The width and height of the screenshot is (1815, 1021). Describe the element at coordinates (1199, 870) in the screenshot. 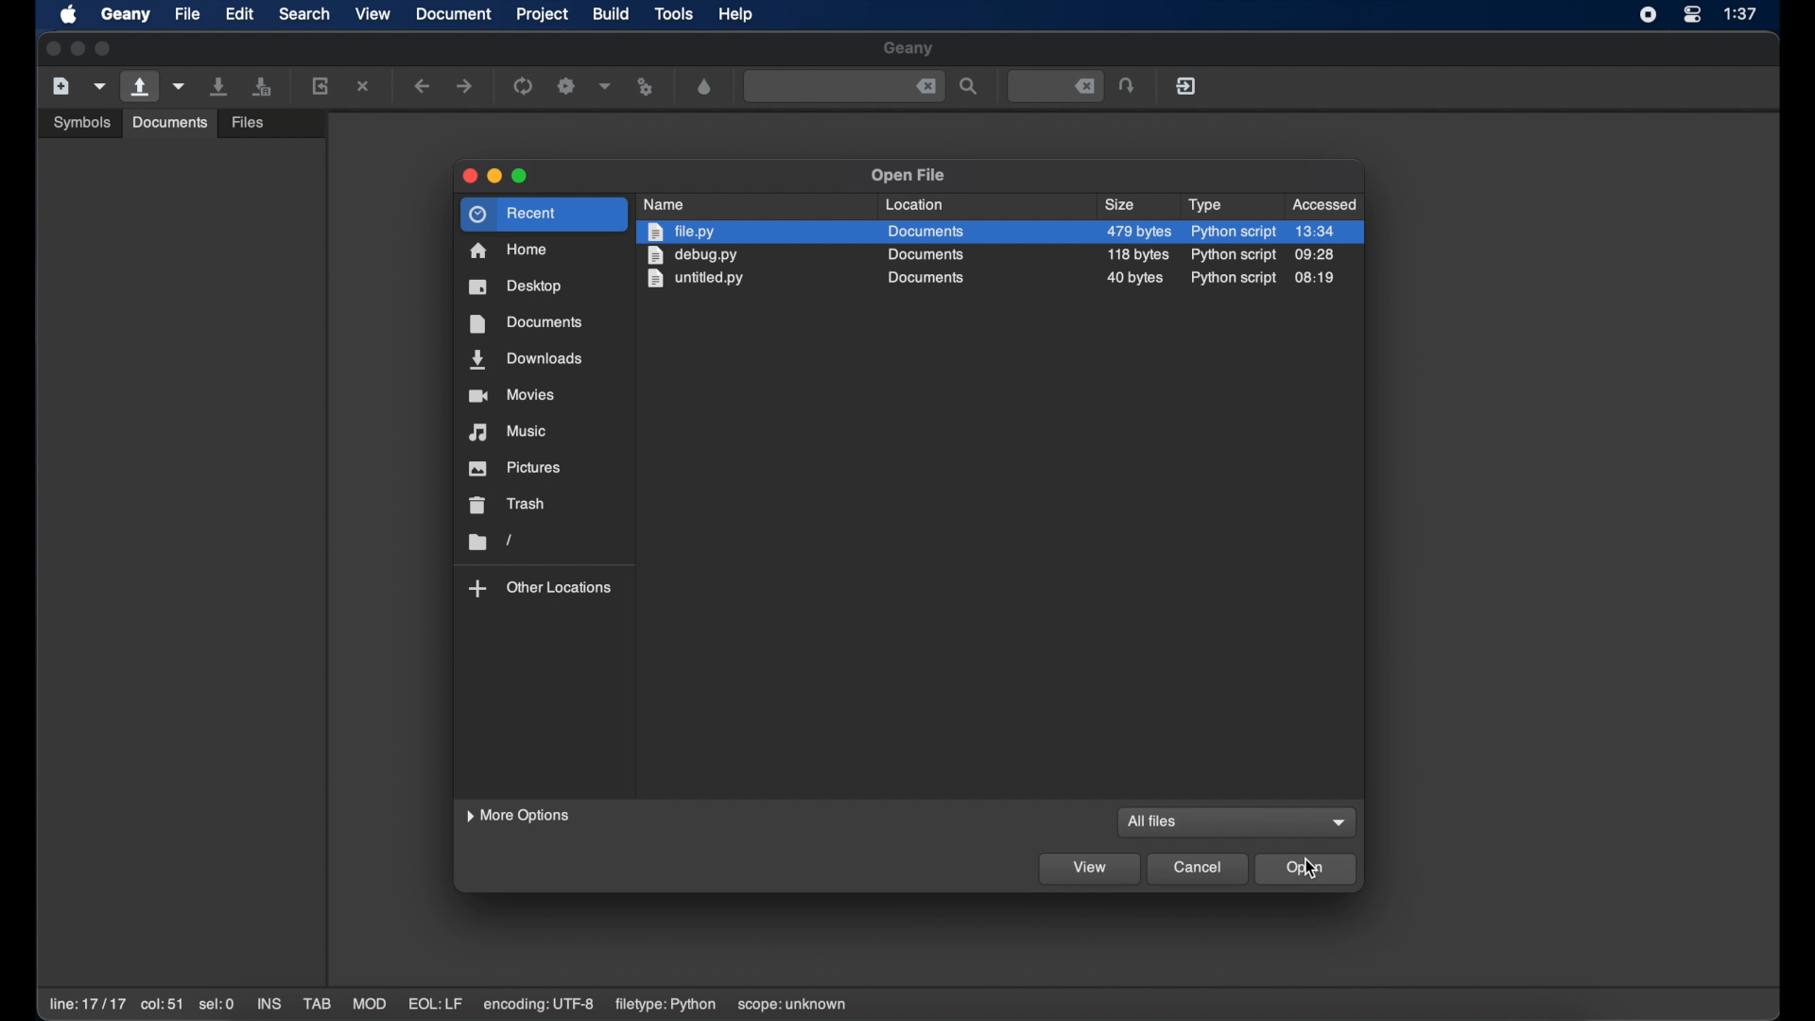

I see `cancel` at that location.